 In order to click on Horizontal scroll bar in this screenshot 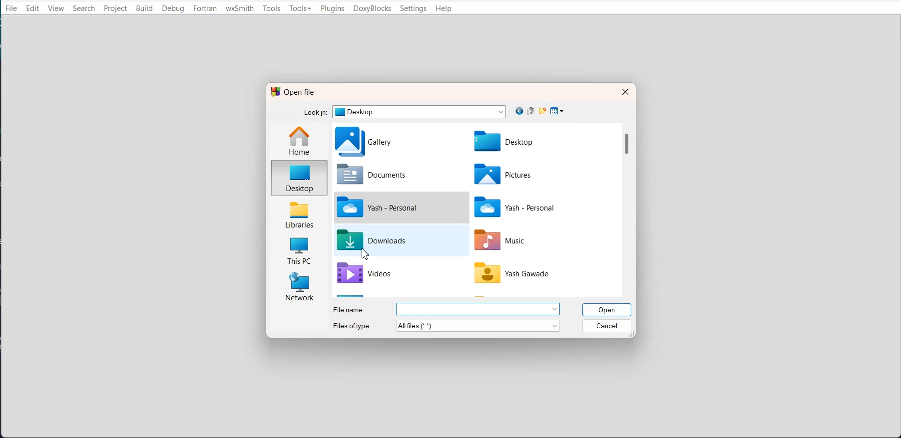, I will do `click(481, 297)`.